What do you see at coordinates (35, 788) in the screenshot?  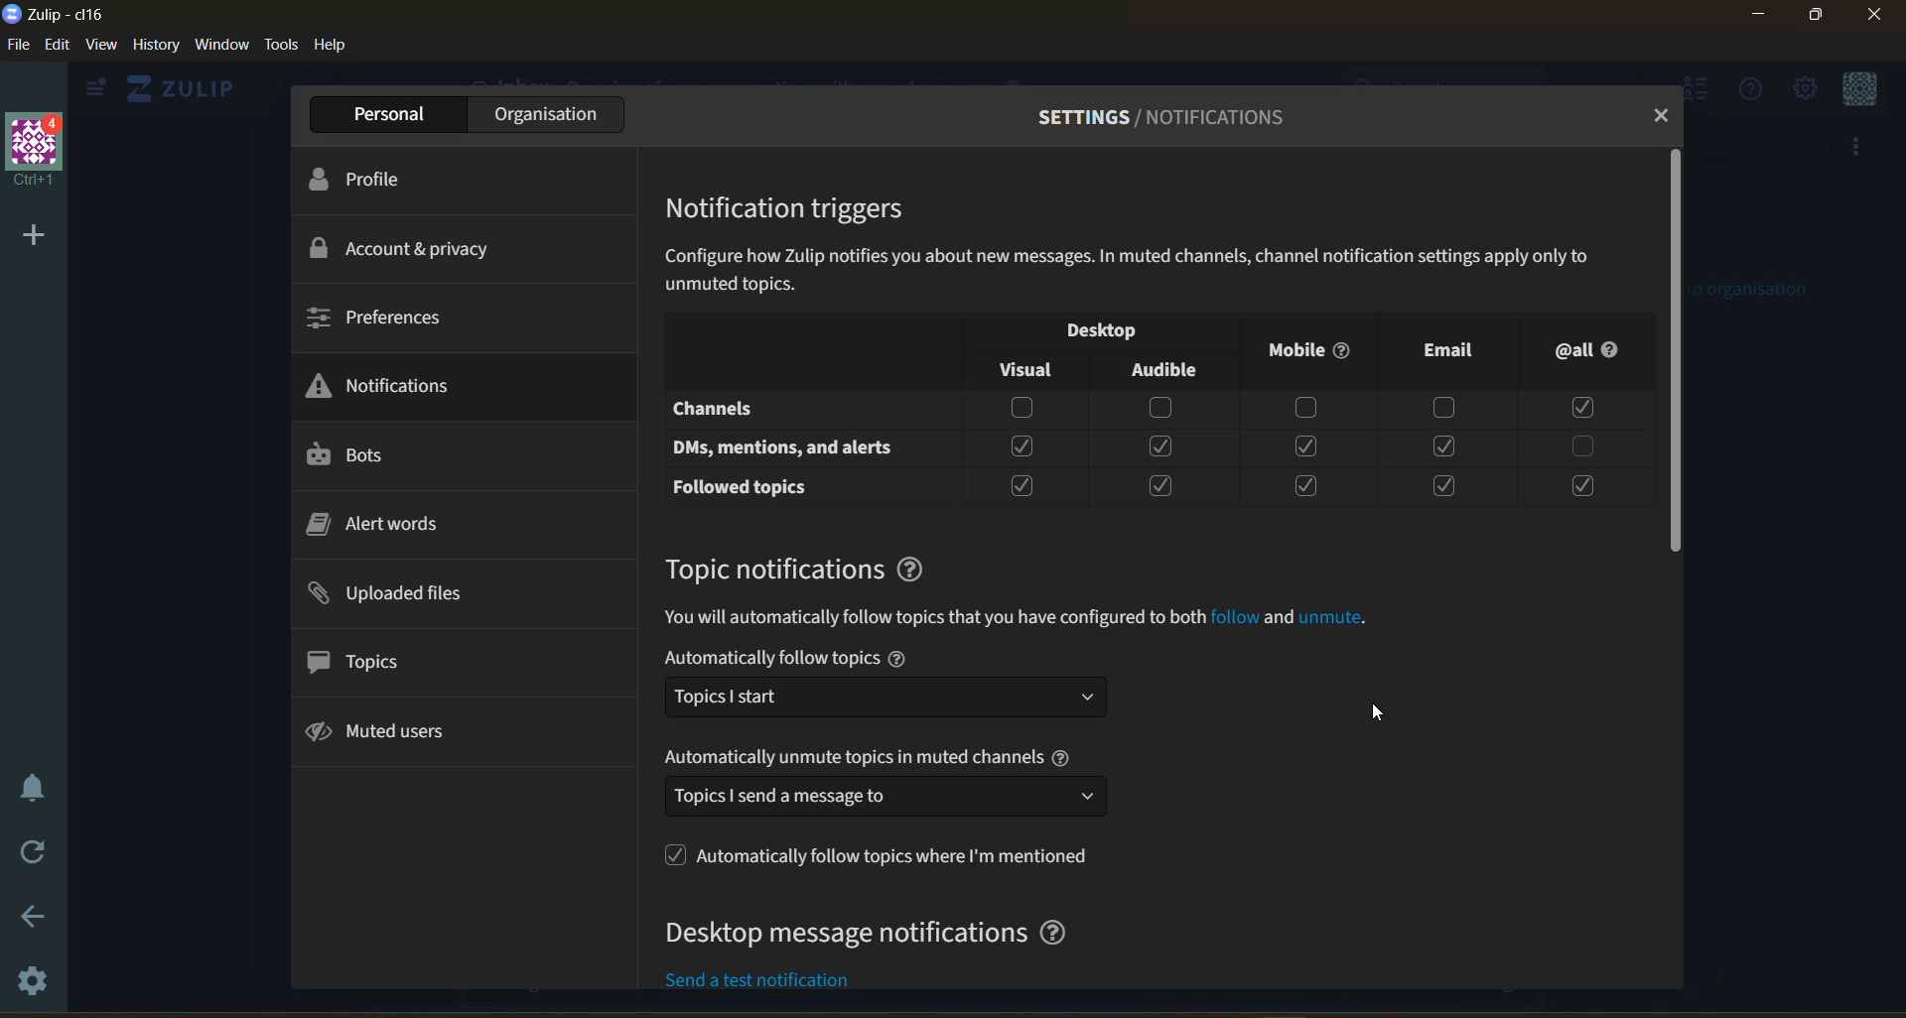 I see `enable do not disturb` at bounding box center [35, 788].